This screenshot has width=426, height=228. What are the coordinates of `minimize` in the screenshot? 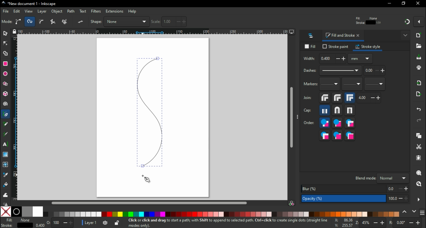 It's located at (389, 4).